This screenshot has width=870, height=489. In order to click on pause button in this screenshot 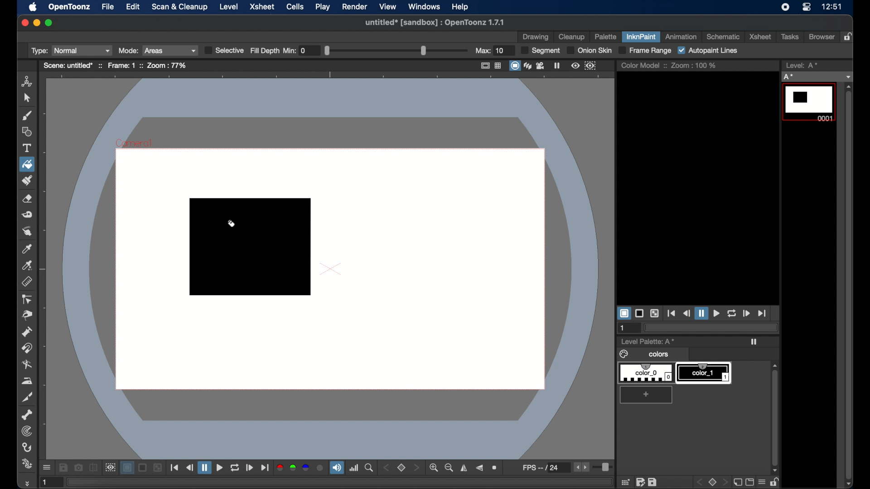, I will do `click(204, 467)`.